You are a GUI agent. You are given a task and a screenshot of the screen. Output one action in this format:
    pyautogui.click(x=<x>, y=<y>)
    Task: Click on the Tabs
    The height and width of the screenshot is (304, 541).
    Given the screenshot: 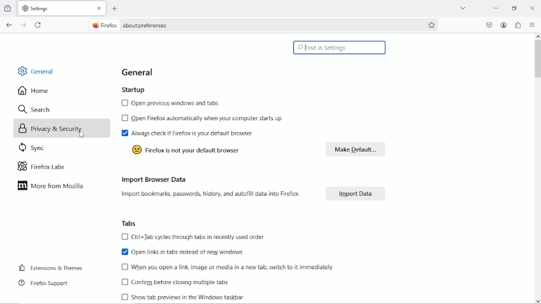 What is the action you would take?
    pyautogui.click(x=126, y=223)
    